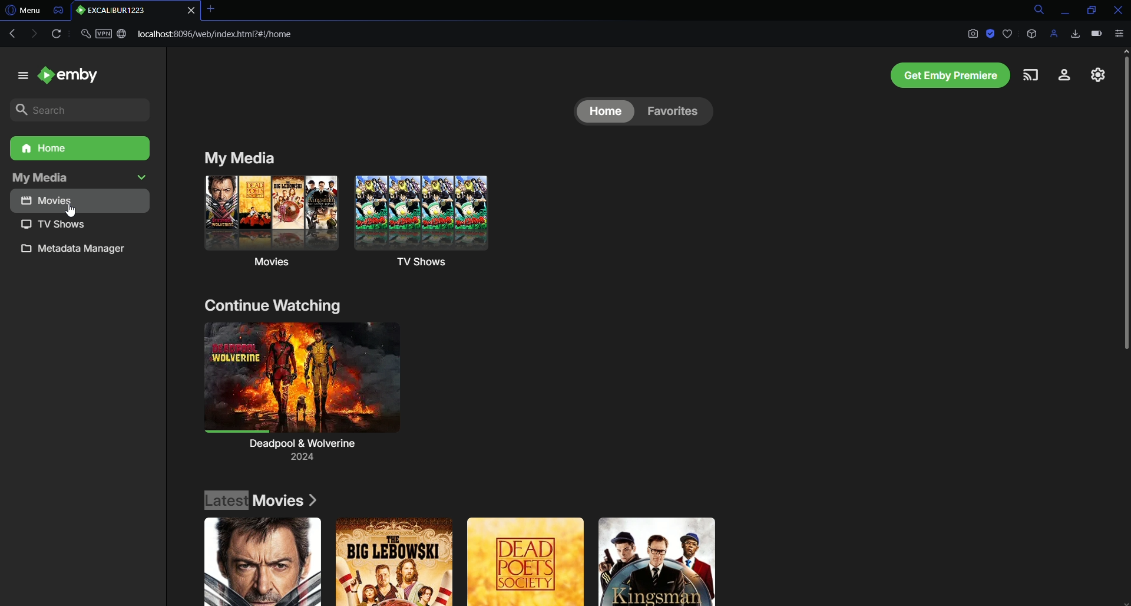  I want to click on Continue Watching, so click(303, 366).